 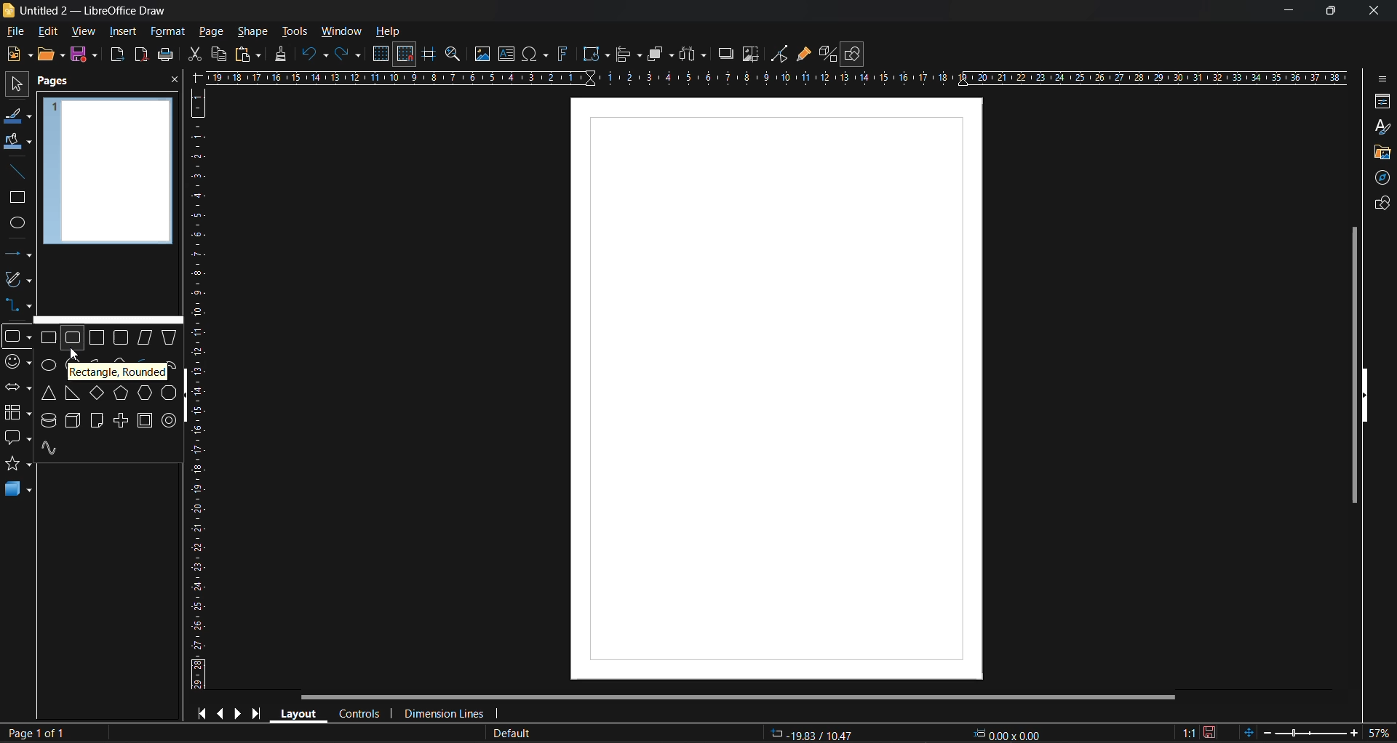 What do you see at coordinates (826, 54) in the screenshot?
I see `toggle extrusion` at bounding box center [826, 54].